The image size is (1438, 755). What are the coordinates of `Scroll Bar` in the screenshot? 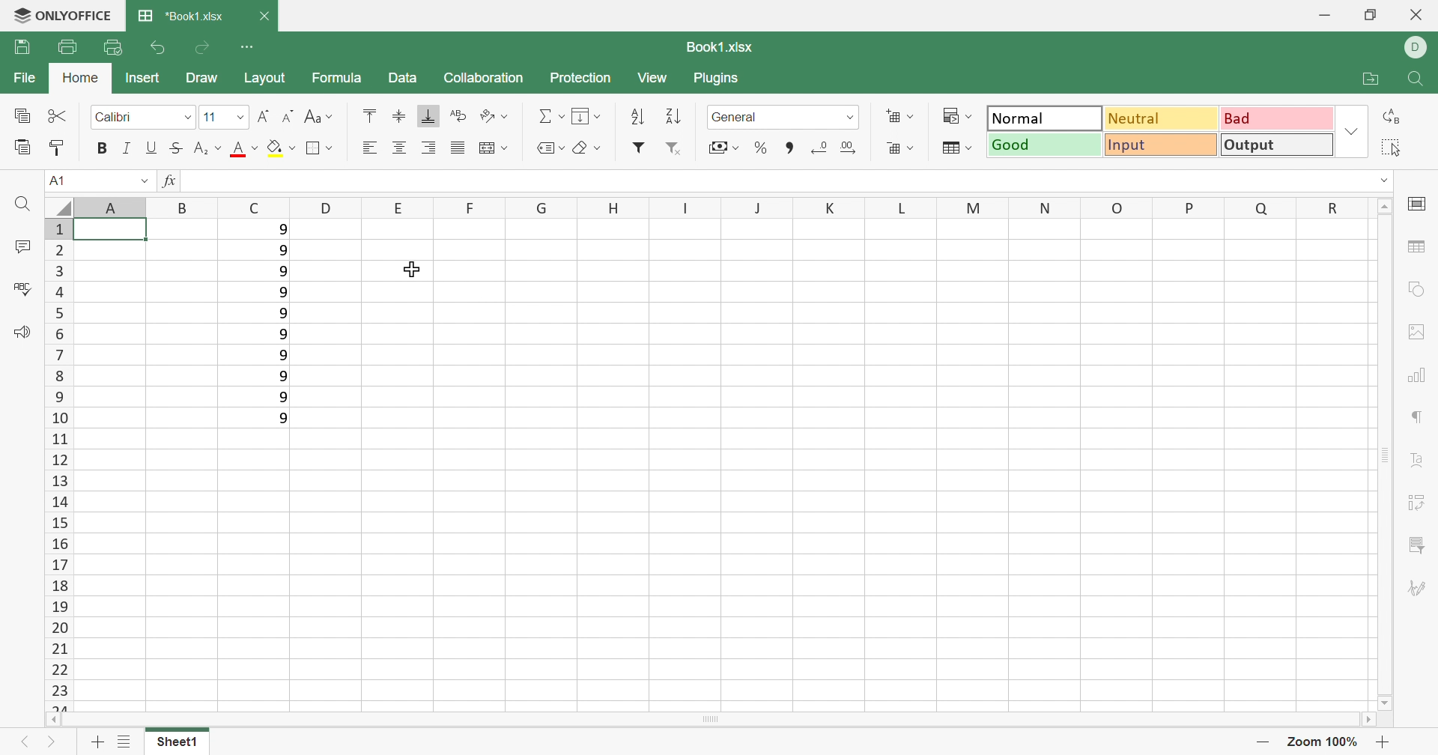 It's located at (713, 721).